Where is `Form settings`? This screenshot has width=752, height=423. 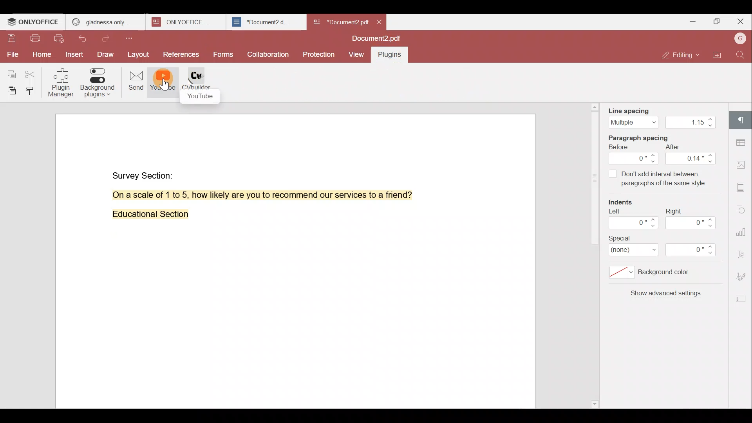
Form settings is located at coordinates (738, 299).